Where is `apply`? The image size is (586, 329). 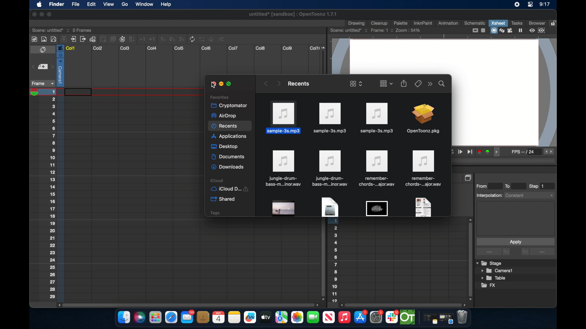
apply is located at coordinates (515, 242).